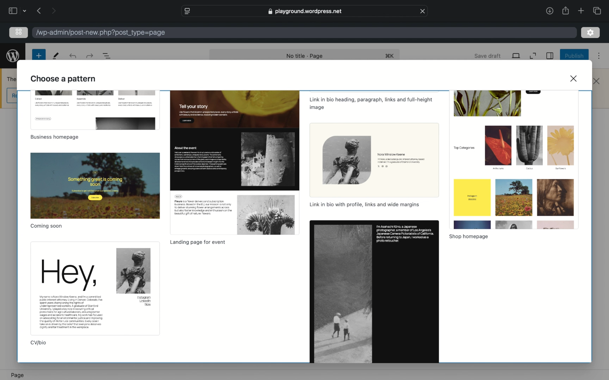 The height and width of the screenshot is (380, 609). I want to click on preview, so click(234, 163).